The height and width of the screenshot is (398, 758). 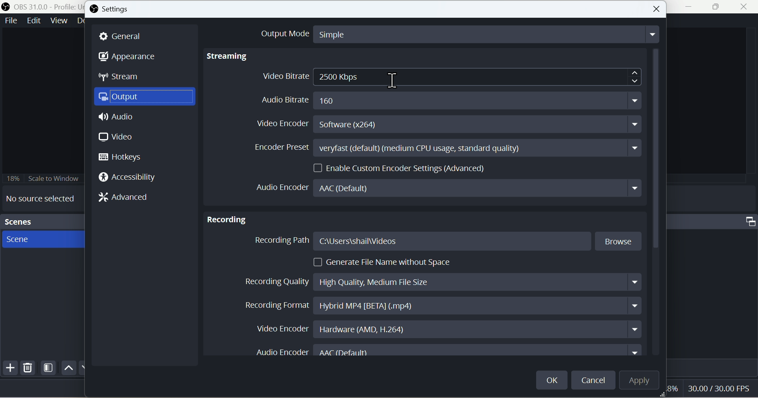 What do you see at coordinates (451, 33) in the screenshot?
I see `Output Mode` at bounding box center [451, 33].